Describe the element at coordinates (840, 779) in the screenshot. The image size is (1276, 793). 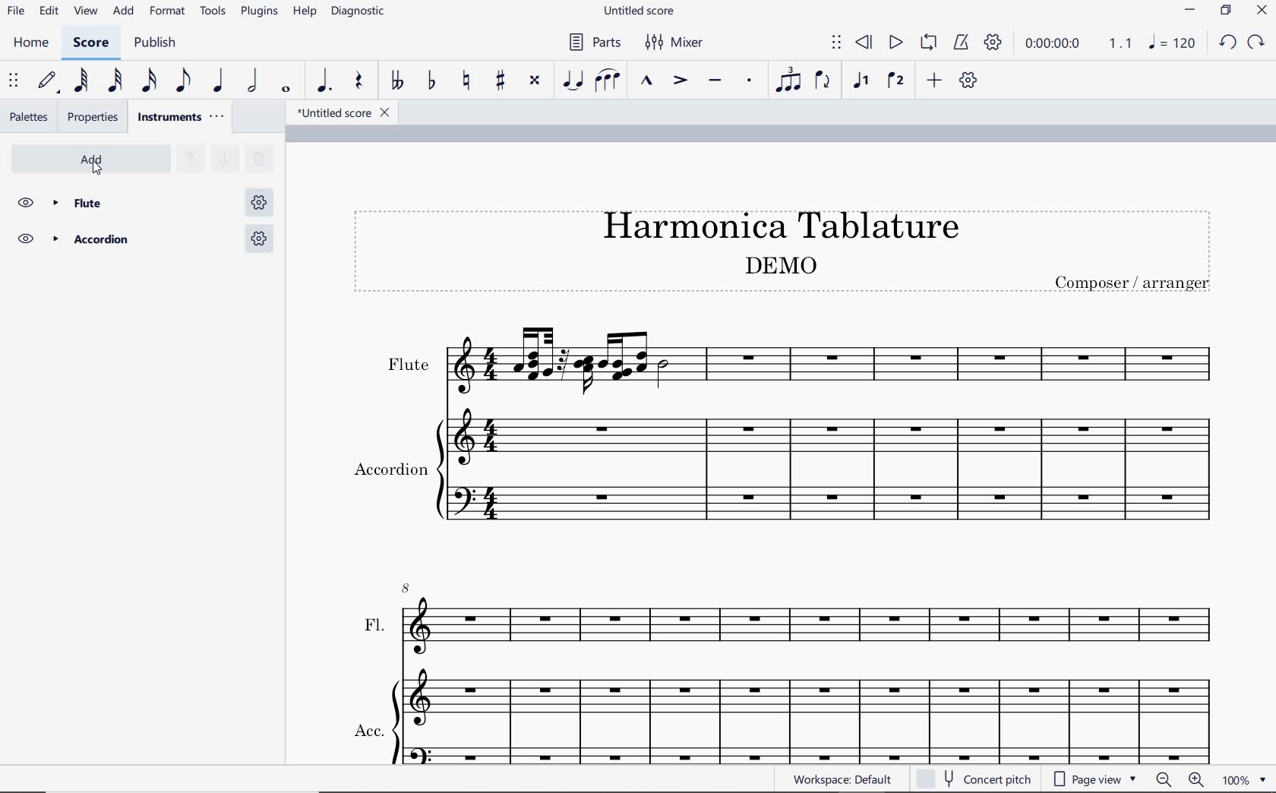
I see `workspace: default` at that location.